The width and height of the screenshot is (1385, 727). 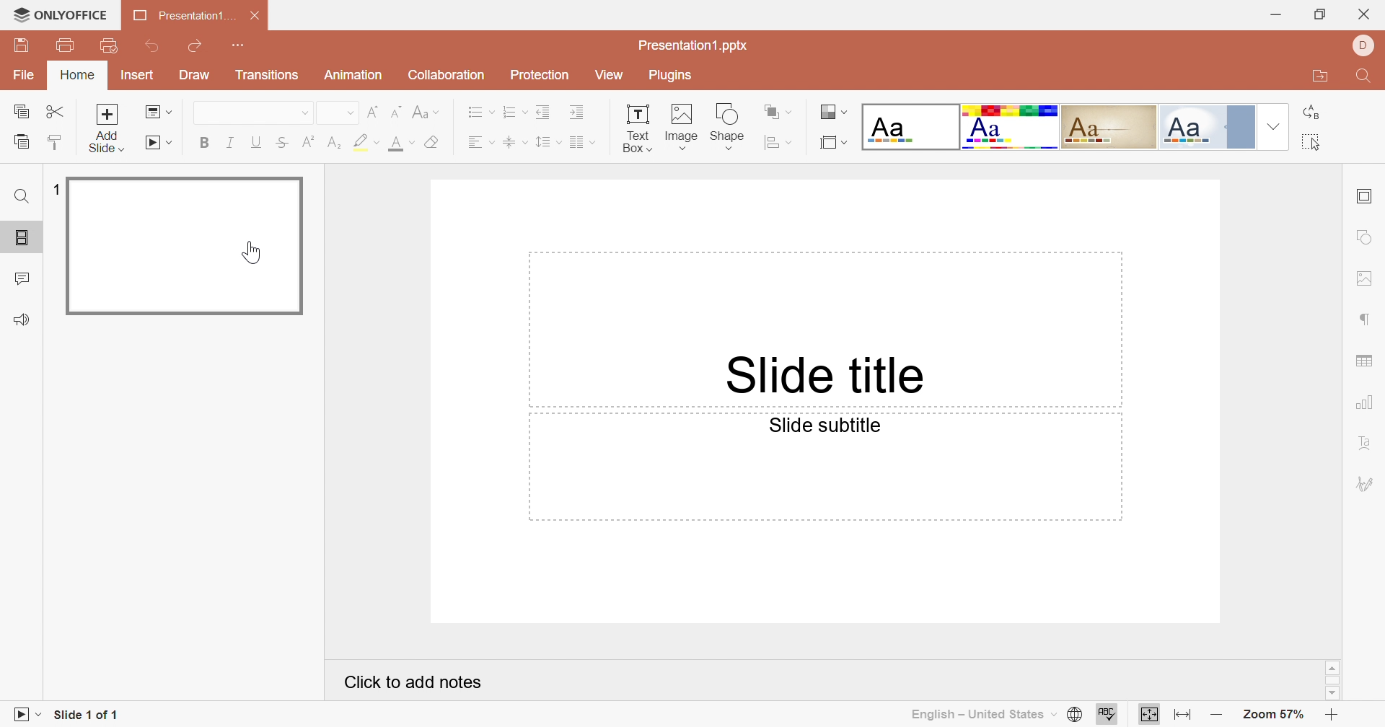 What do you see at coordinates (256, 255) in the screenshot?
I see `cursor` at bounding box center [256, 255].